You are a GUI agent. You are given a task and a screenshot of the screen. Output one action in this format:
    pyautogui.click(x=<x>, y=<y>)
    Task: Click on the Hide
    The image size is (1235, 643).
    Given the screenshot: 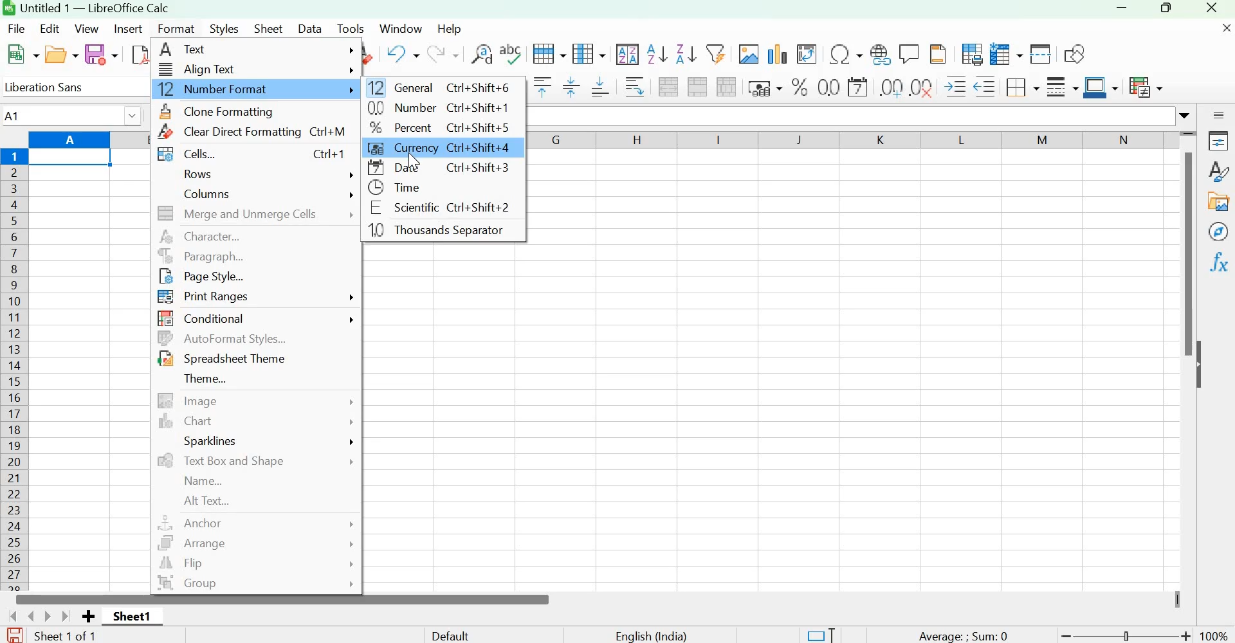 What is the action you would take?
    pyautogui.click(x=1202, y=365)
    